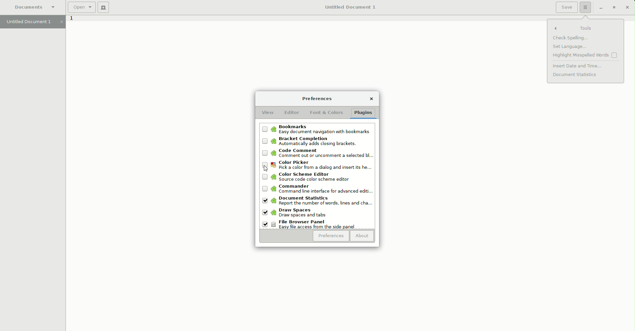 Image resolution: width=635 pixels, height=331 pixels. What do you see at coordinates (35, 7) in the screenshot?
I see `Documents` at bounding box center [35, 7].